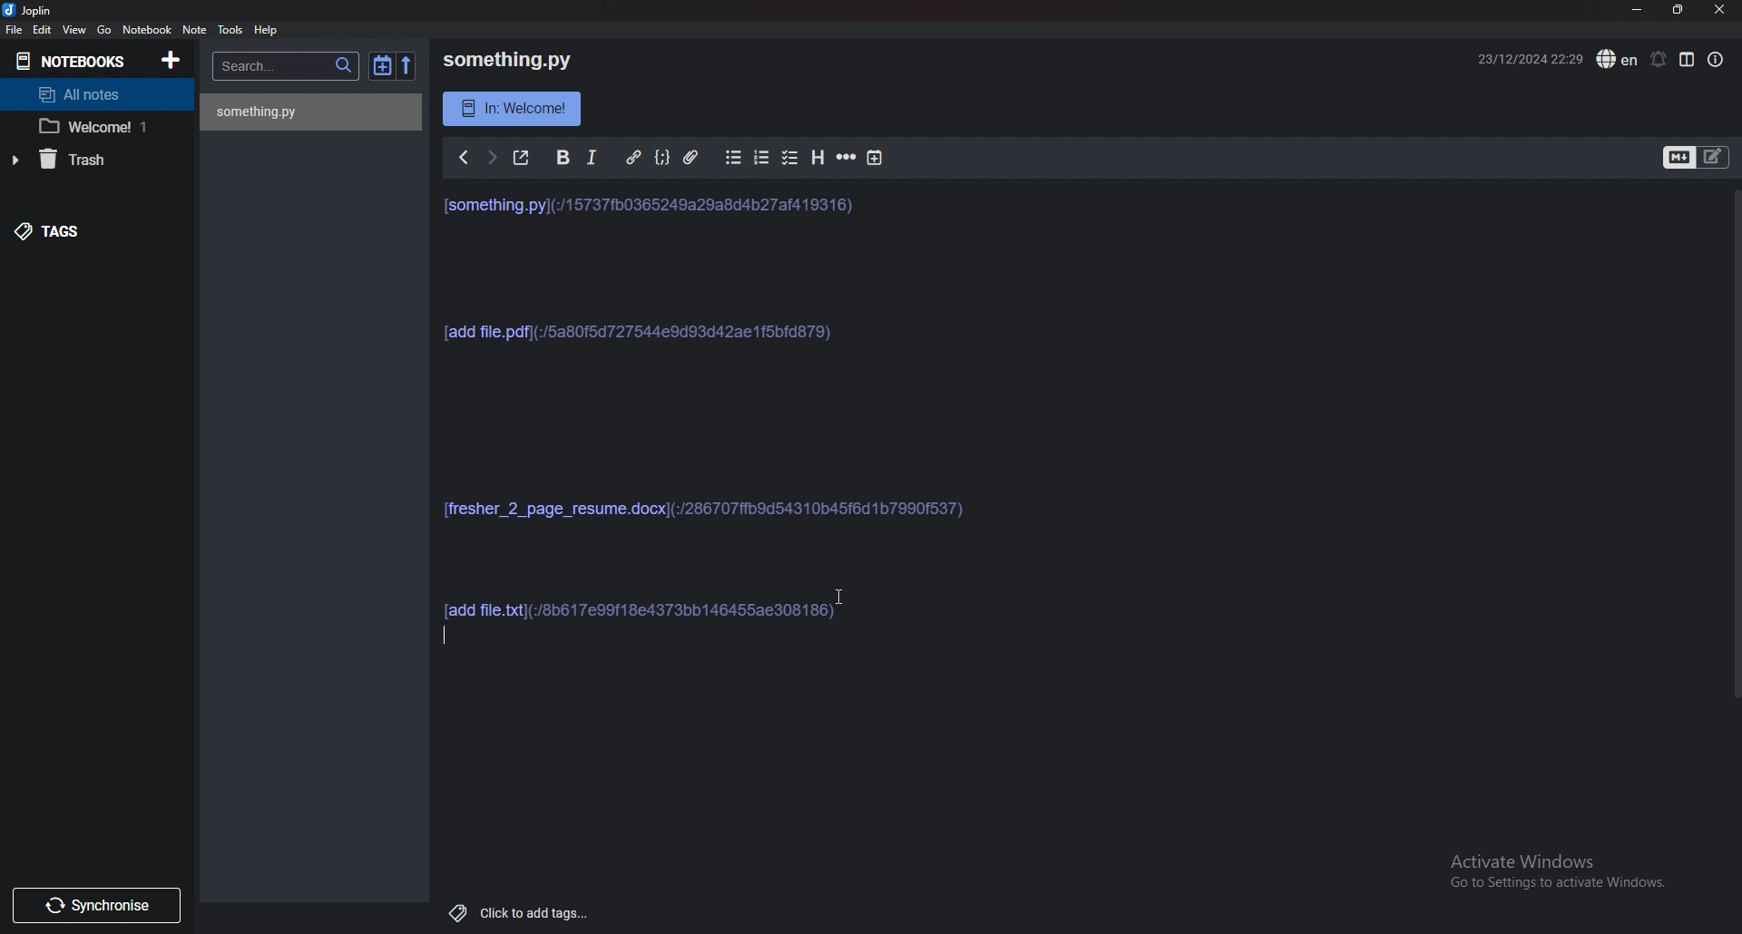  Describe the element at coordinates (405, 65) in the screenshot. I see `Reverse sort order` at that location.